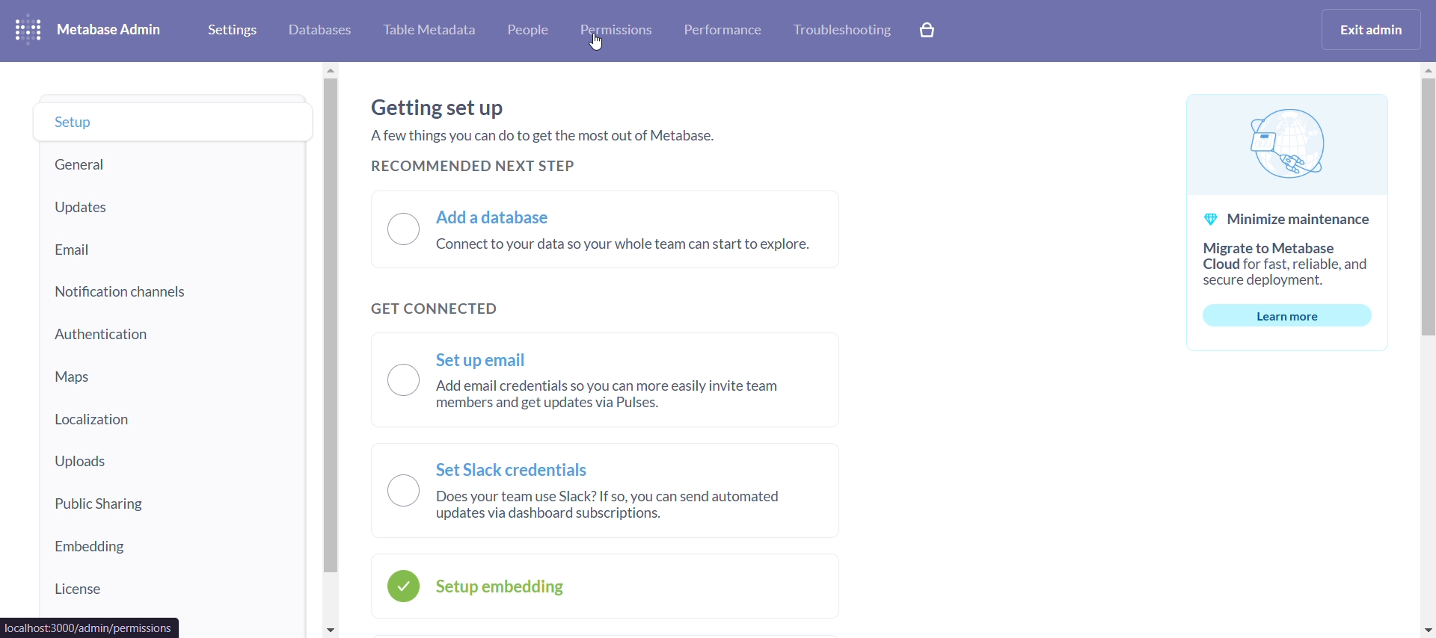 The width and height of the screenshot is (1436, 638). I want to click on set slack credentials, so click(608, 491).